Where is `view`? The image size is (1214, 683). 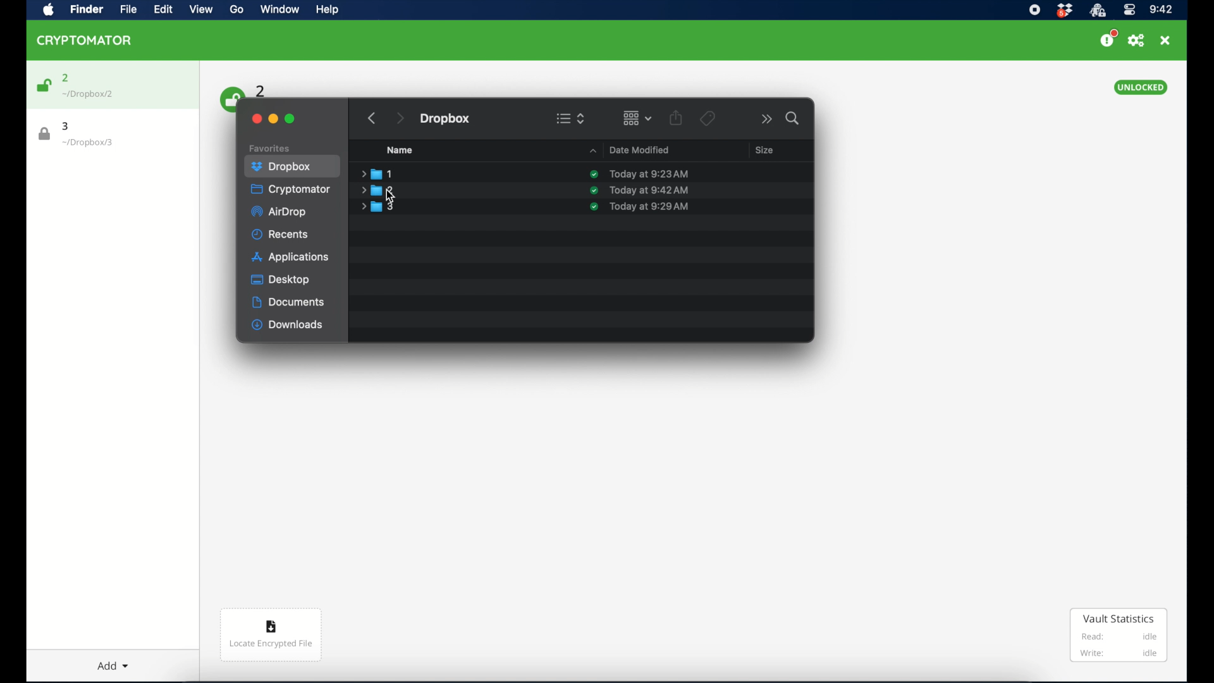 view is located at coordinates (201, 9).